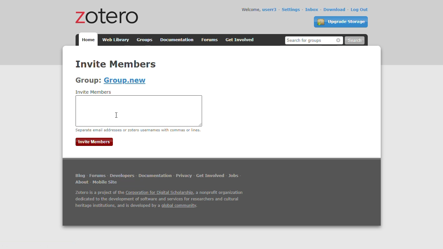  What do you see at coordinates (335, 9) in the screenshot?
I see `download` at bounding box center [335, 9].